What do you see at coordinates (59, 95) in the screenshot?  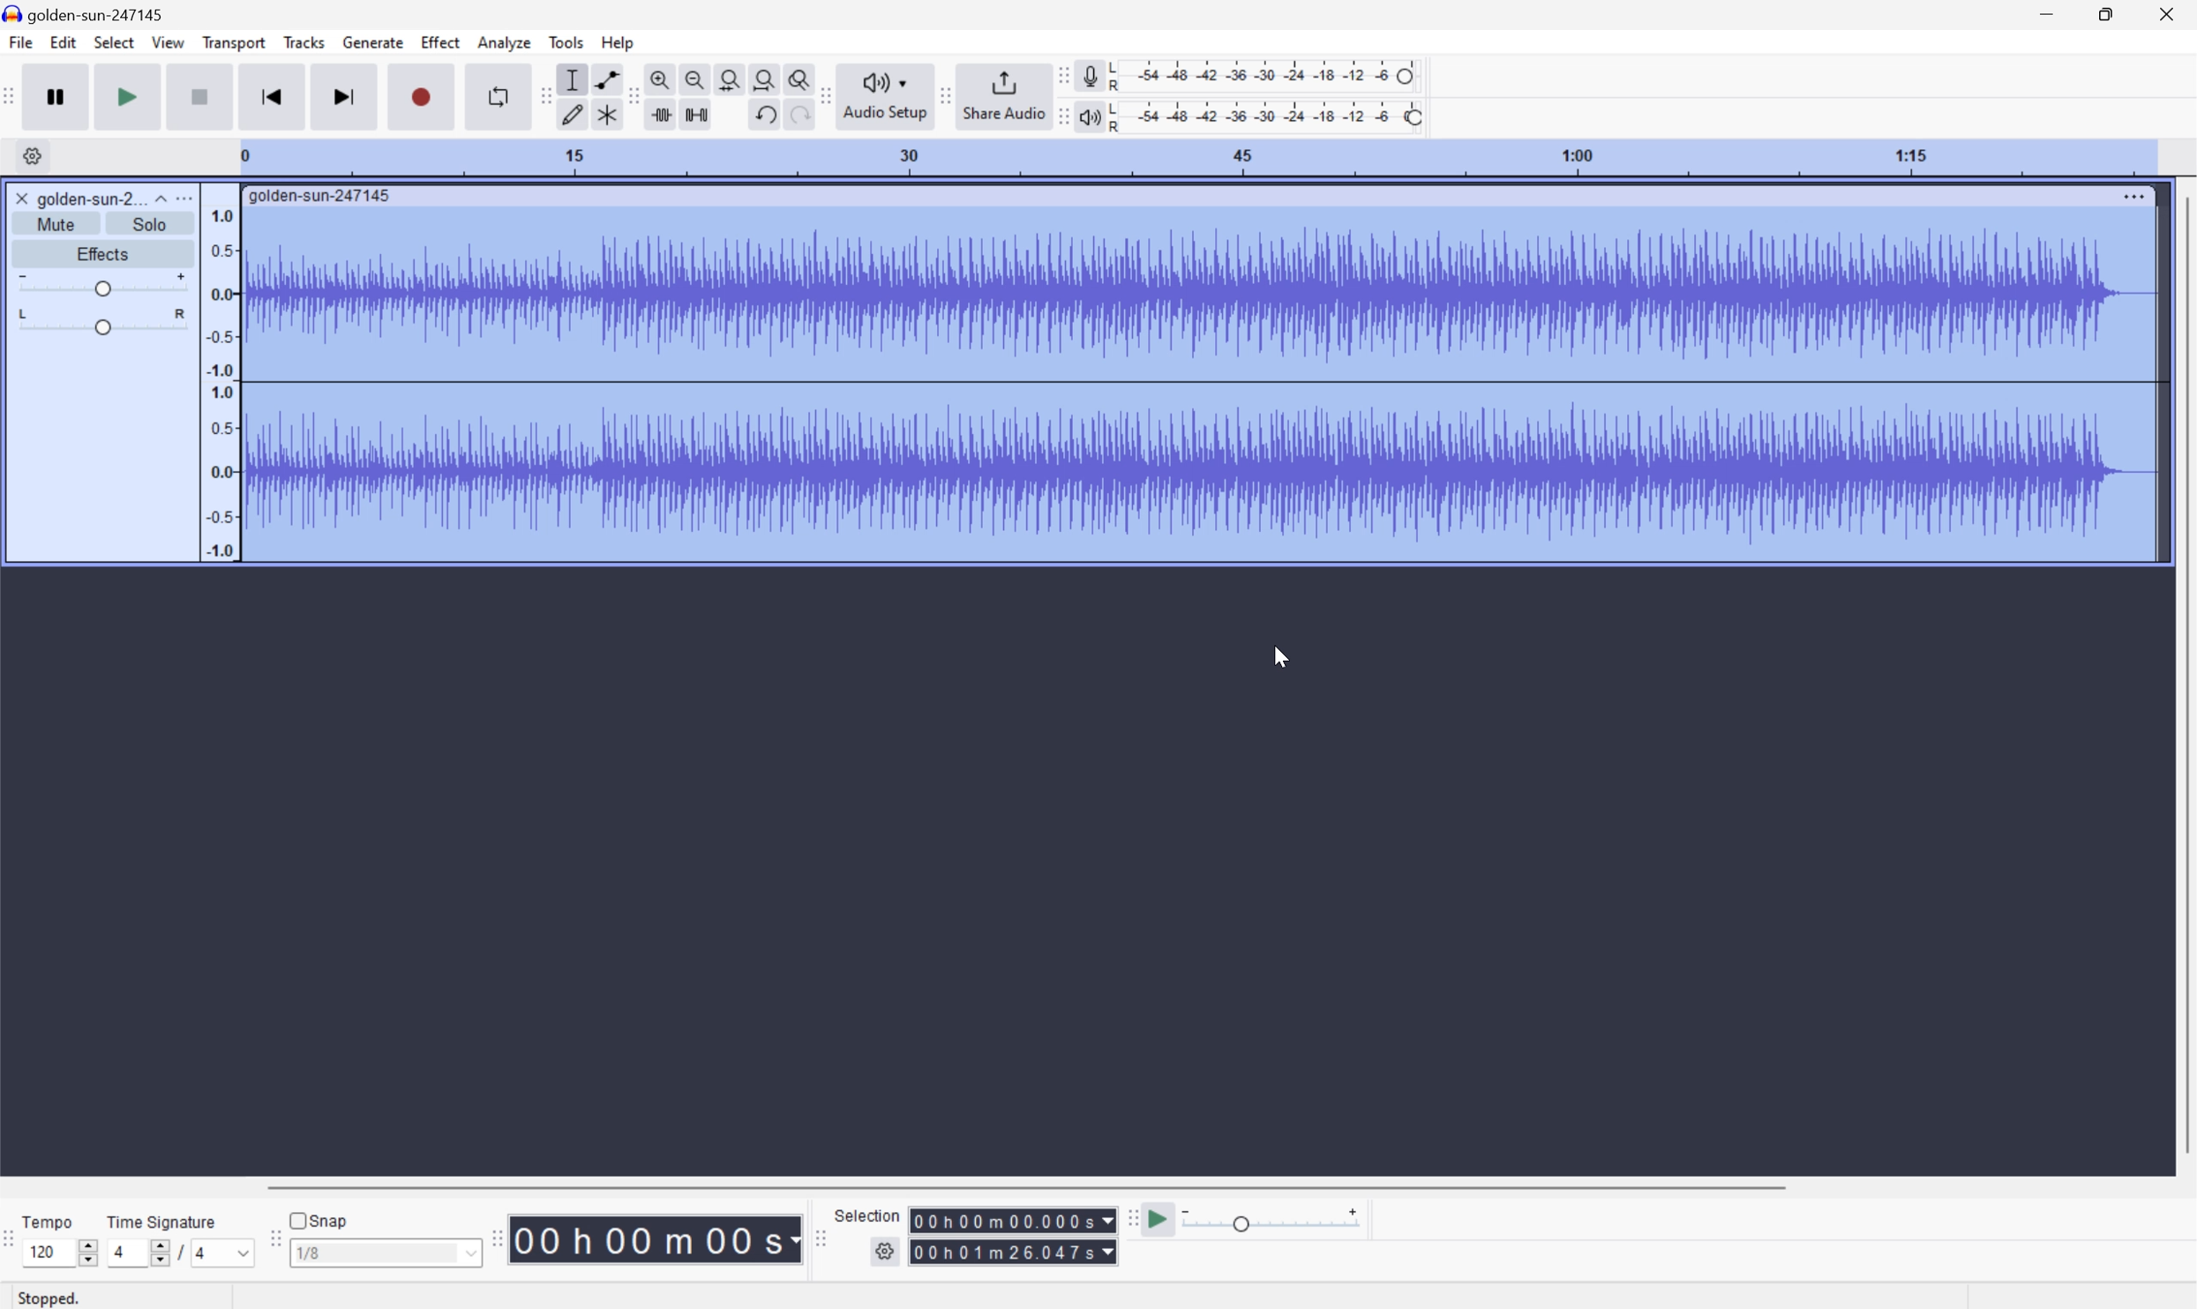 I see `Pause` at bounding box center [59, 95].